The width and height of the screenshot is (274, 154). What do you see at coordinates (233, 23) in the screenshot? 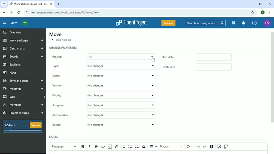
I see `Modules` at bounding box center [233, 23].